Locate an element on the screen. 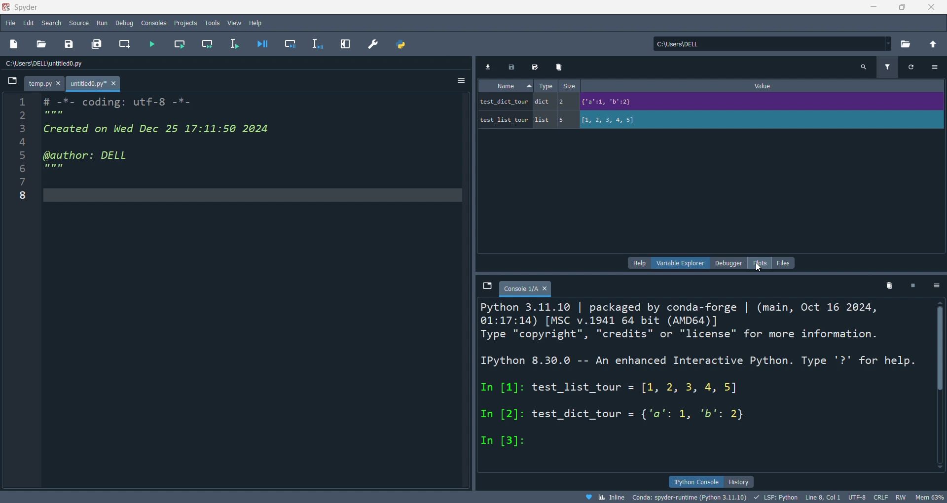  debugger is located at coordinates (729, 263).